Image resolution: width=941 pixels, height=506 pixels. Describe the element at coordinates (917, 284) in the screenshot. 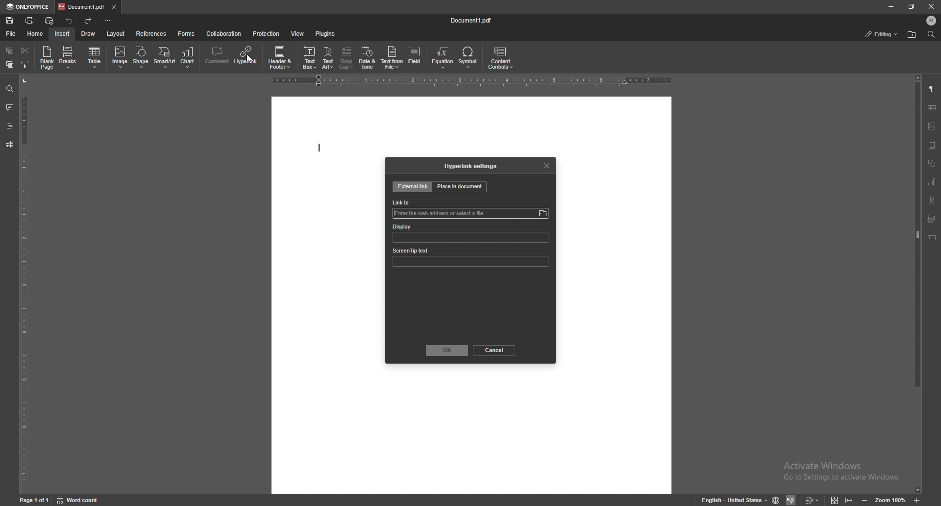

I see `scroll bar` at that location.